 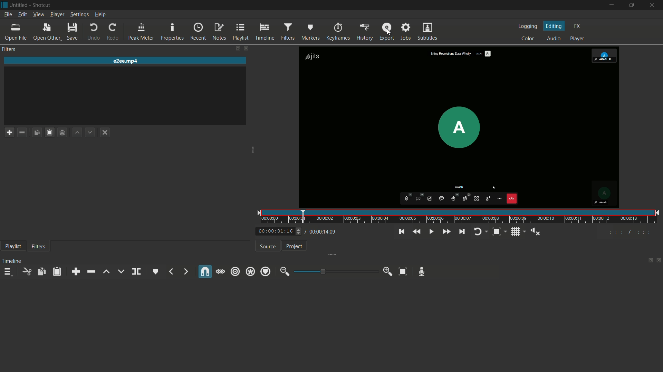 What do you see at coordinates (388, 271) in the screenshot?
I see `zoom in` at bounding box center [388, 271].